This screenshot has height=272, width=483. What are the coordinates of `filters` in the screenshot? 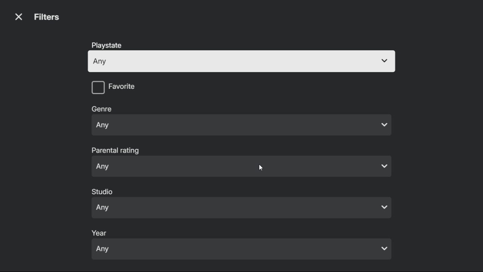 It's located at (47, 17).